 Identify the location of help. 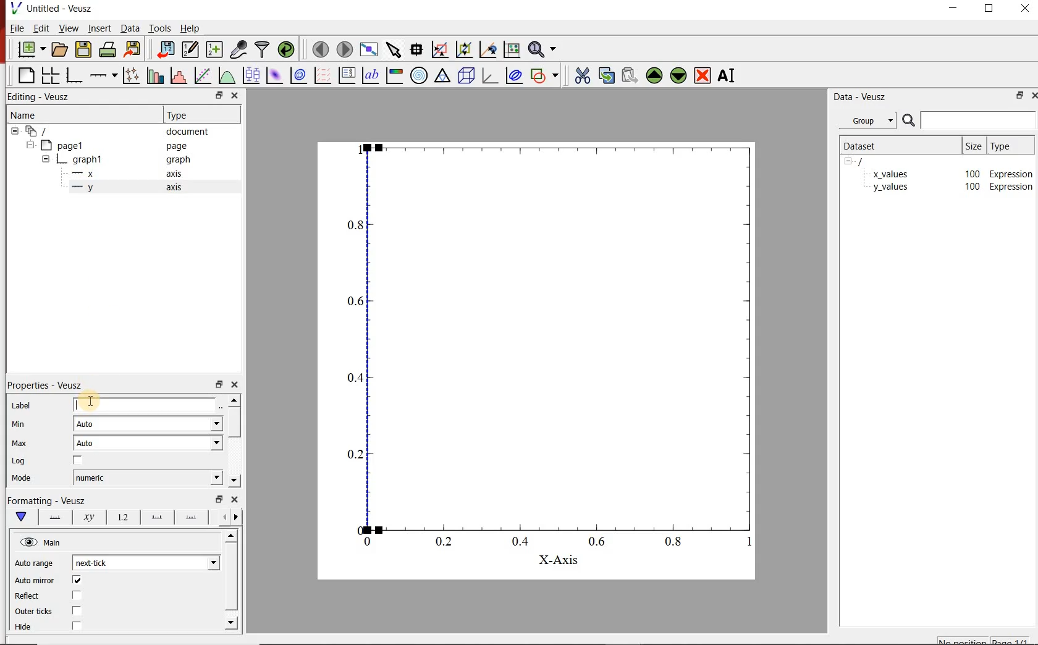
(193, 28).